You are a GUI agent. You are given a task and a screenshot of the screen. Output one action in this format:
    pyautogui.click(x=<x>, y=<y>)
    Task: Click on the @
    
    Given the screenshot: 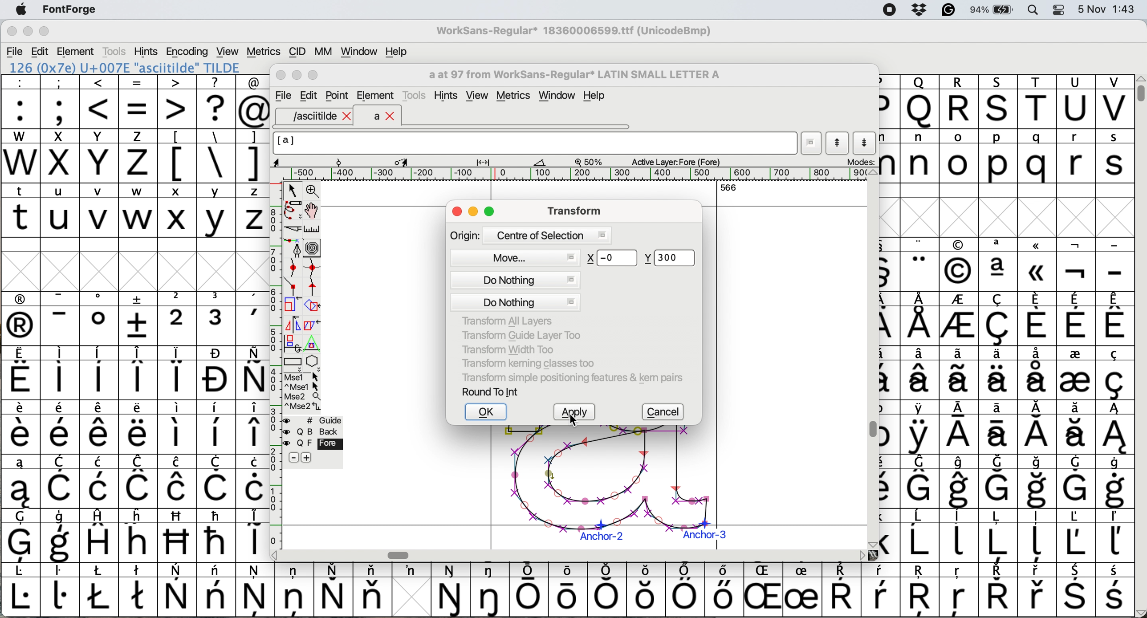 What is the action you would take?
    pyautogui.click(x=253, y=102)
    